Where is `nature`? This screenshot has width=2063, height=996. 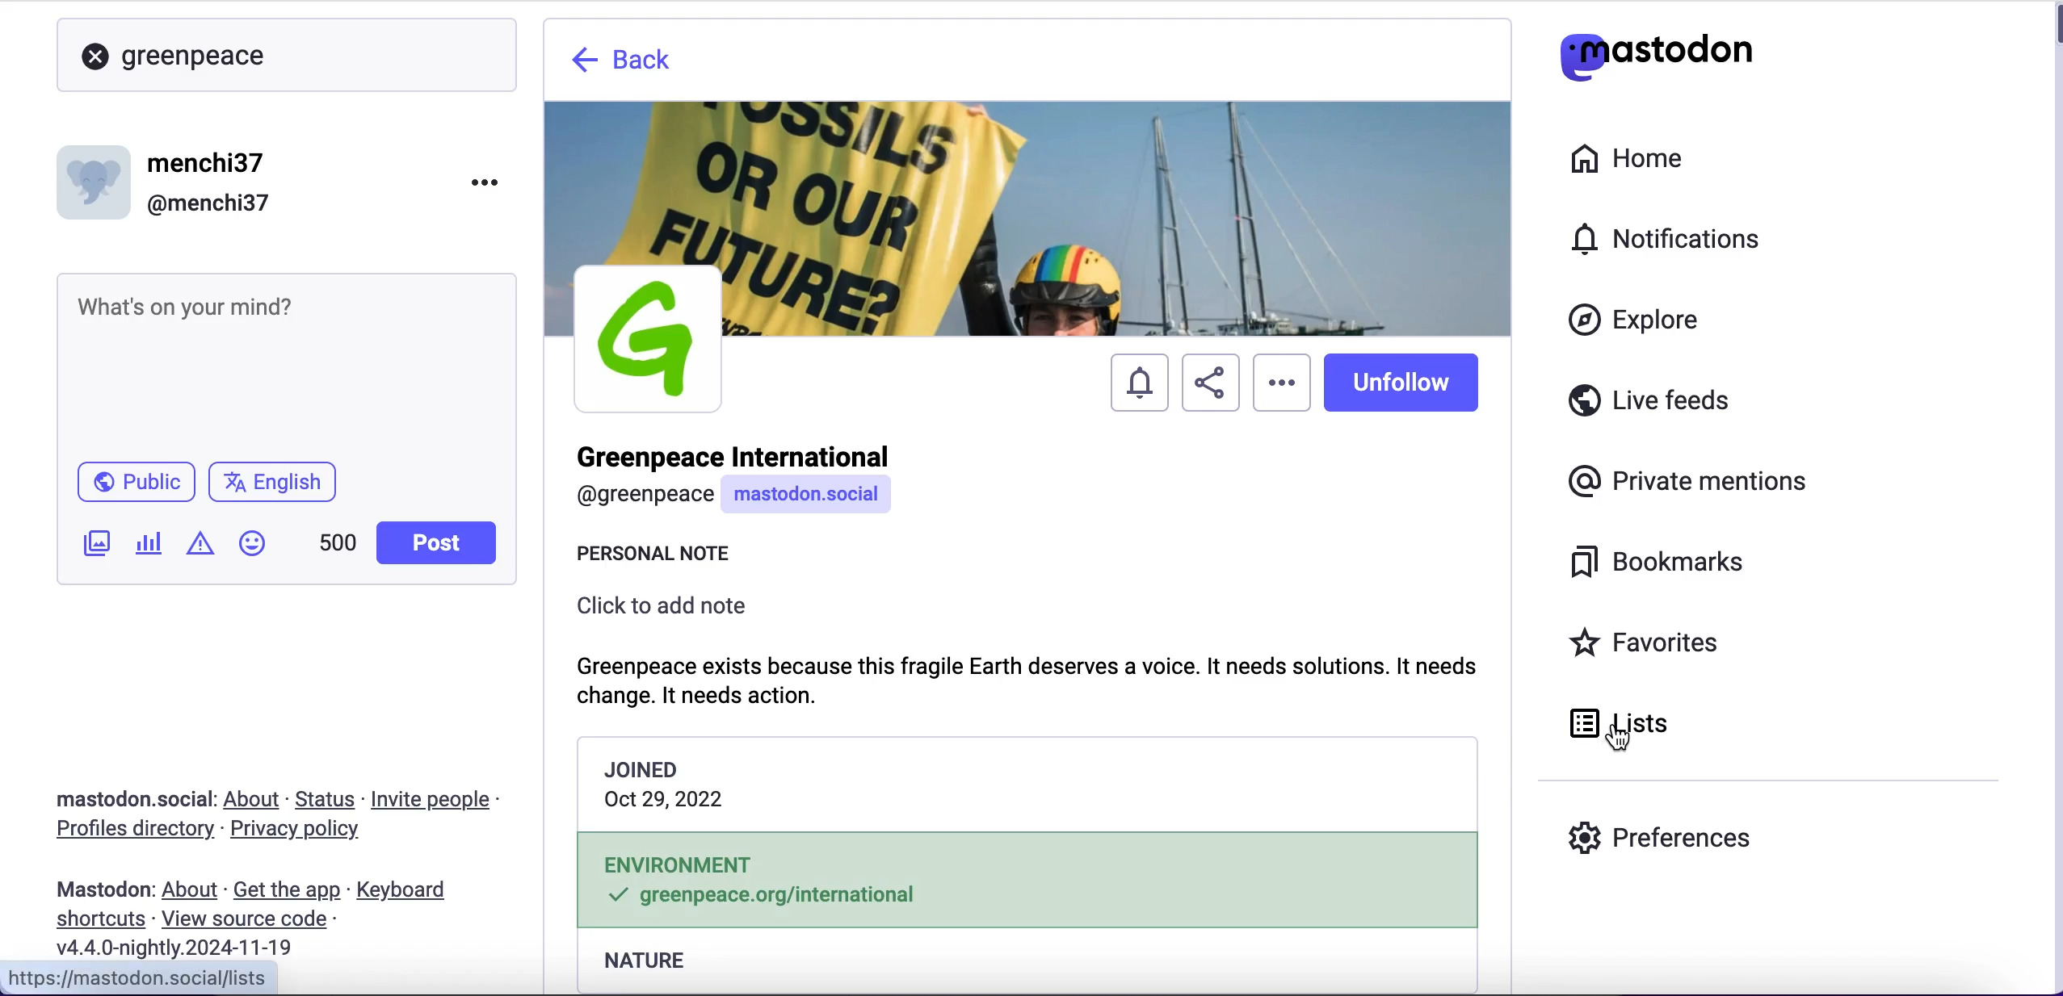
nature is located at coordinates (653, 963).